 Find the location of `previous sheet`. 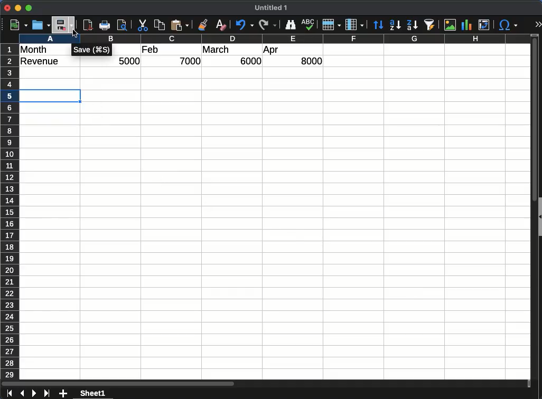

previous sheet is located at coordinates (21, 394).